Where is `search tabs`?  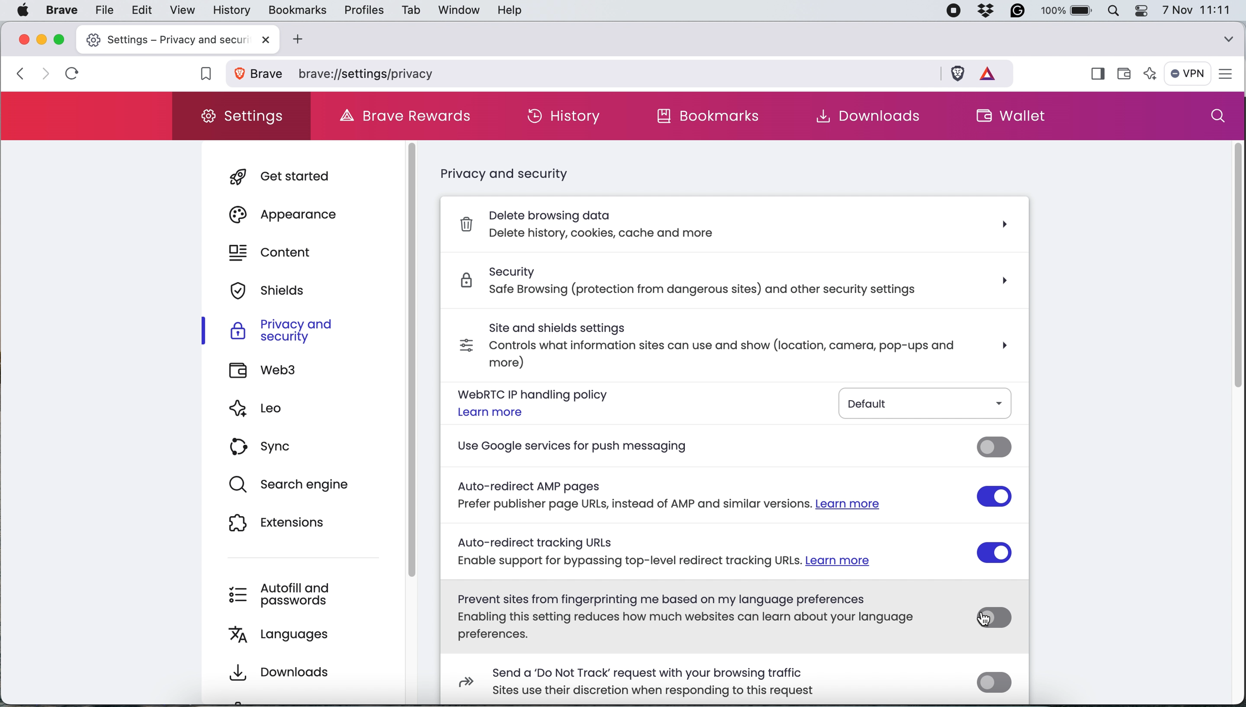 search tabs is located at coordinates (1229, 37).